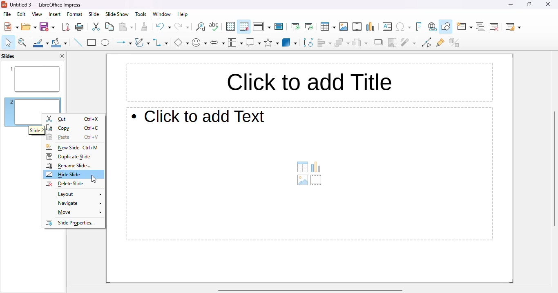 The image size is (558, 293). Describe the element at coordinates (80, 27) in the screenshot. I see `print` at that location.